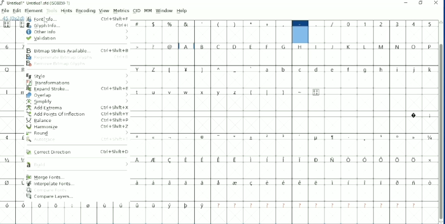 The image size is (445, 224). What do you see at coordinates (153, 47) in the screenshot?
I see `Symbols` at bounding box center [153, 47].